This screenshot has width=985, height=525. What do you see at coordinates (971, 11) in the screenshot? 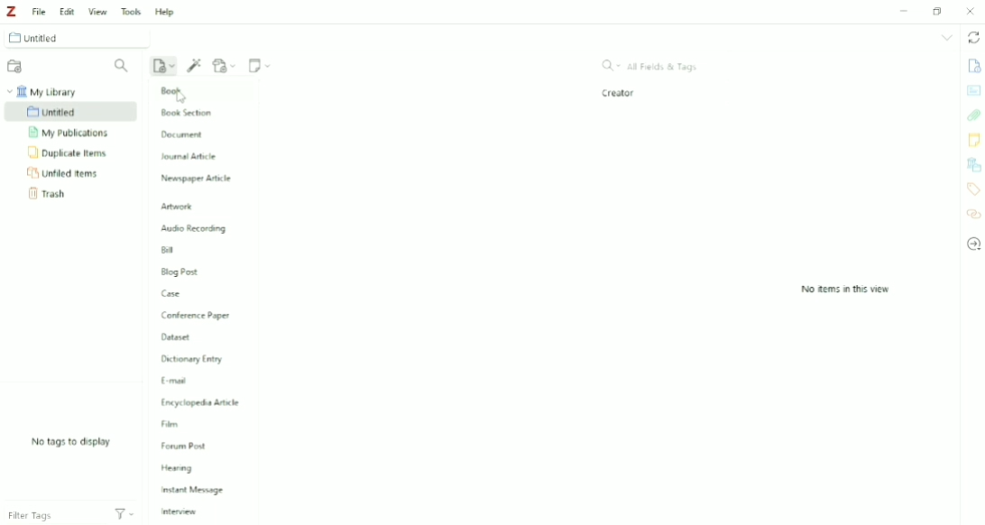
I see `Close` at bounding box center [971, 11].